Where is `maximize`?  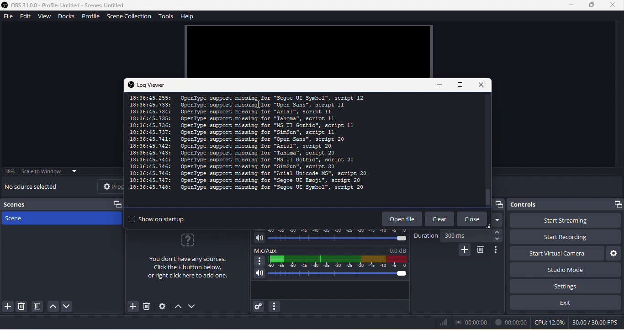
maximize is located at coordinates (459, 85).